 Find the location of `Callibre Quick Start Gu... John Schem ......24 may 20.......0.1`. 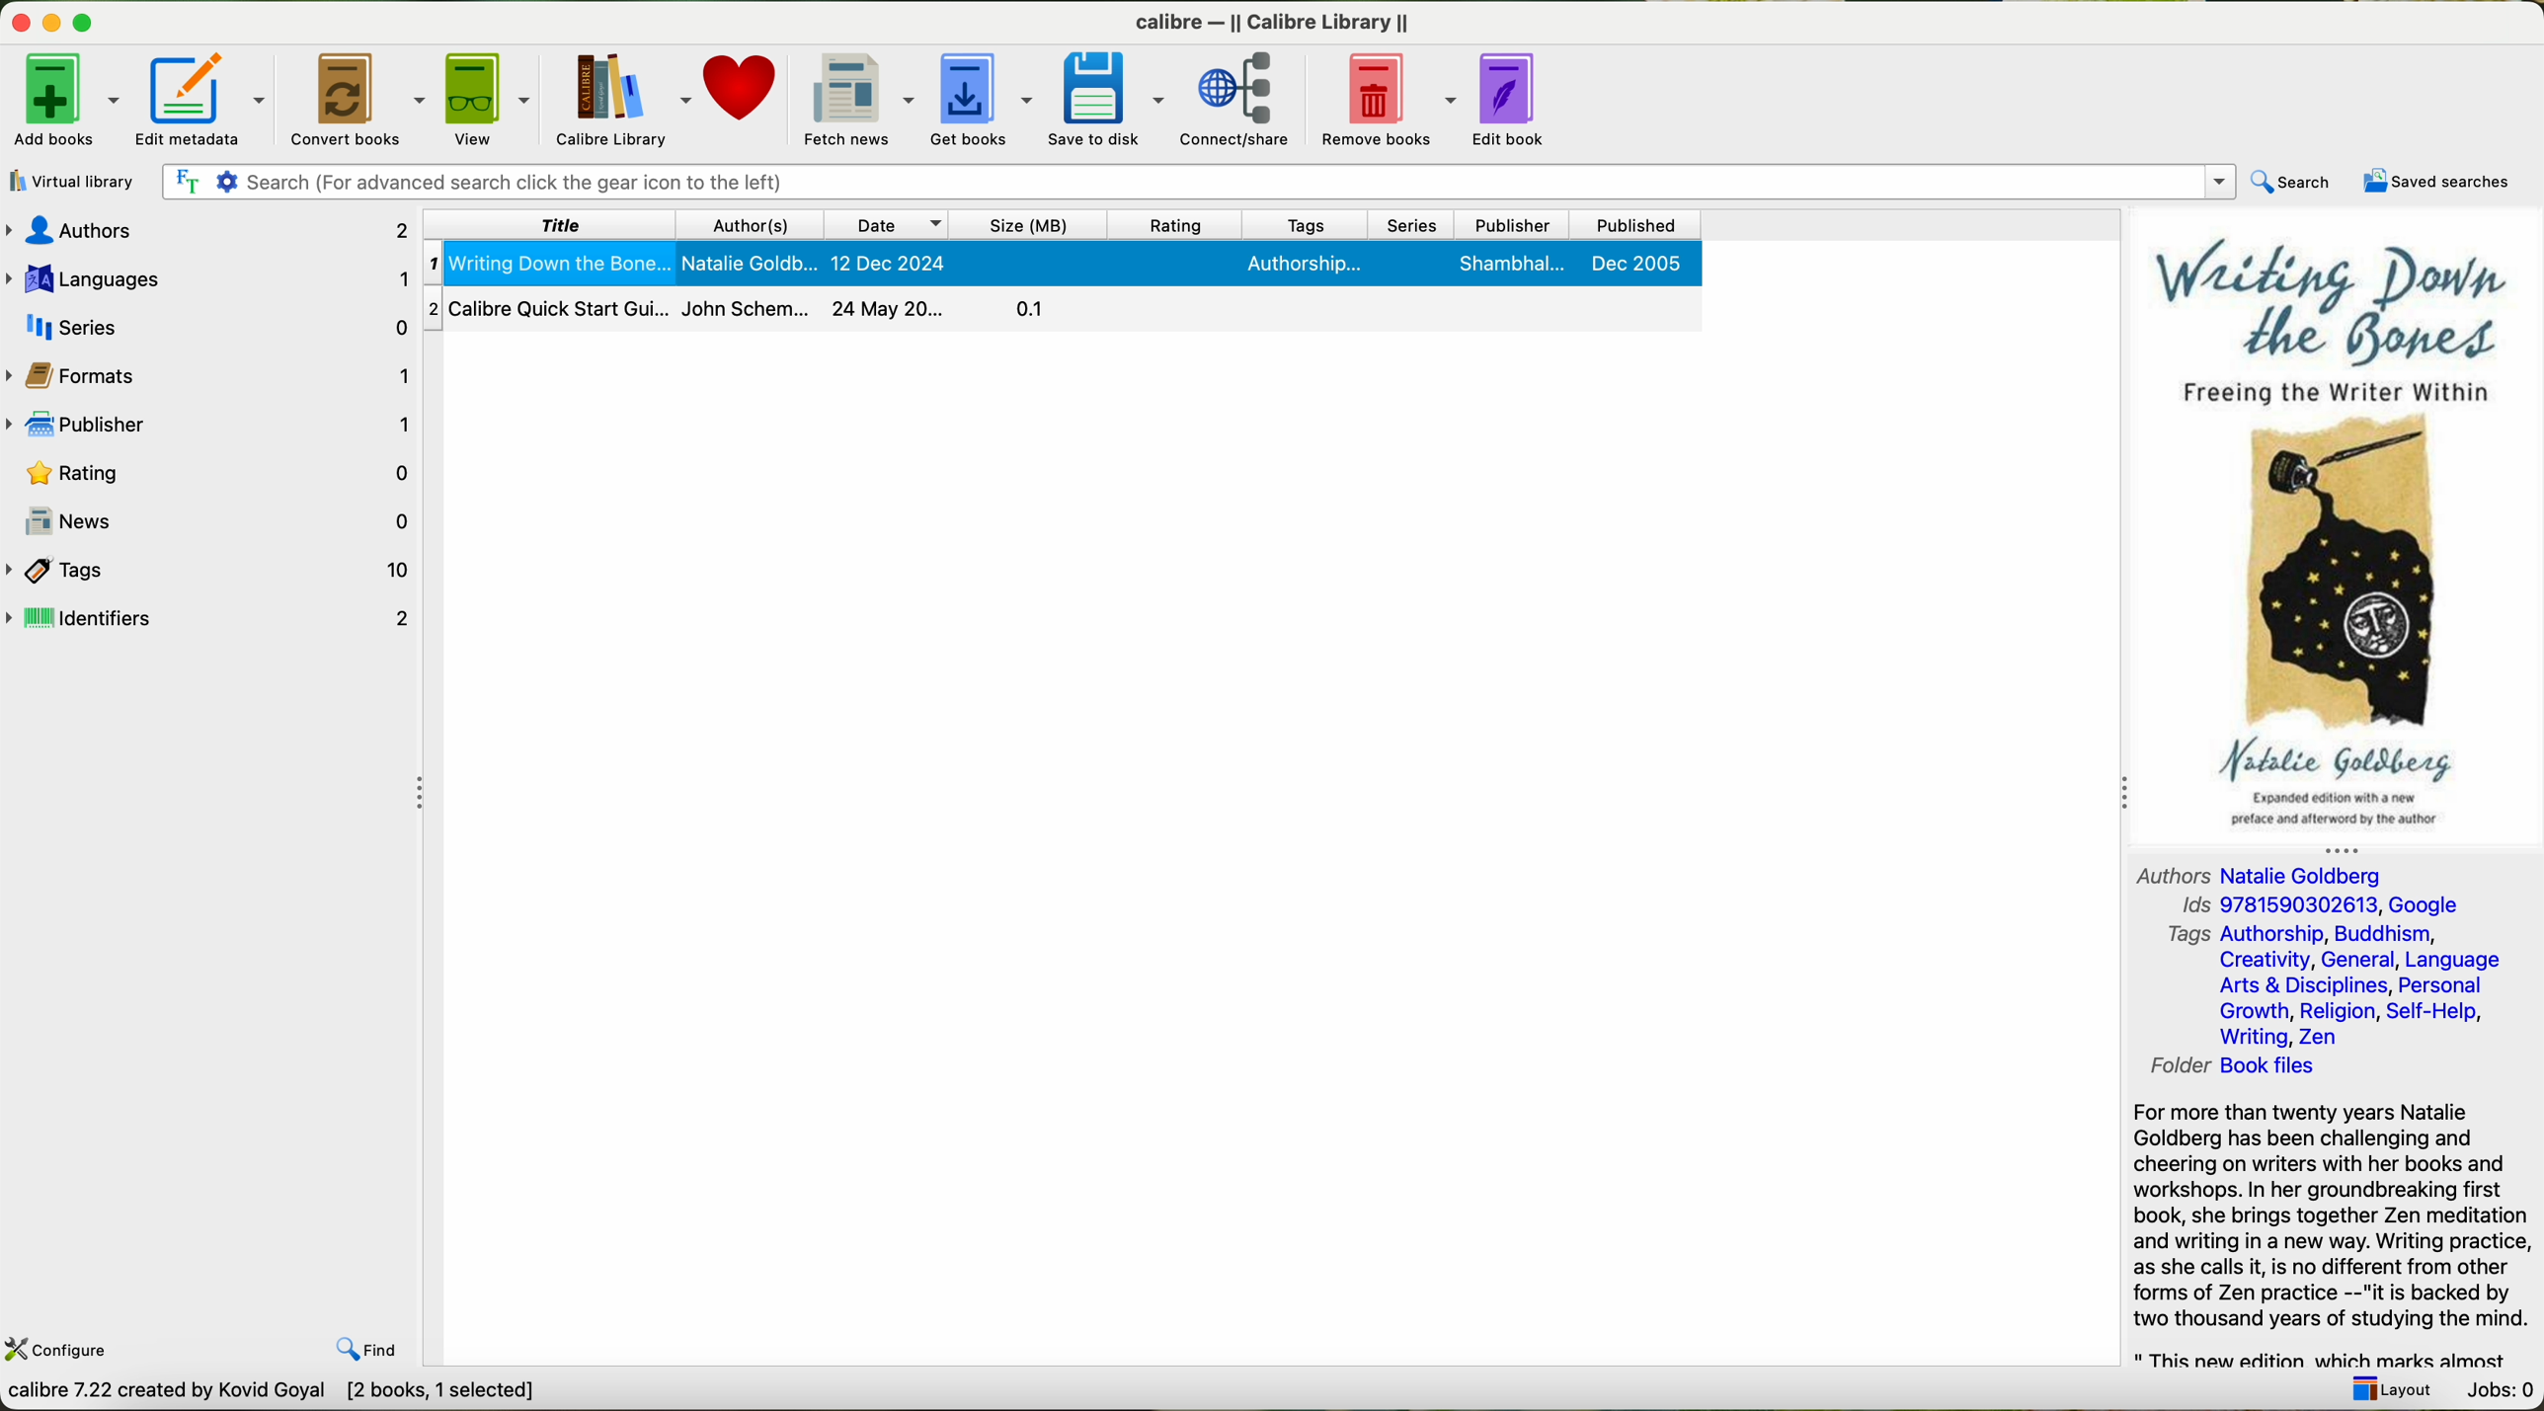

Callibre Quick Start Gu... John Schem ......24 may 20.......0.1 is located at coordinates (1061, 313).